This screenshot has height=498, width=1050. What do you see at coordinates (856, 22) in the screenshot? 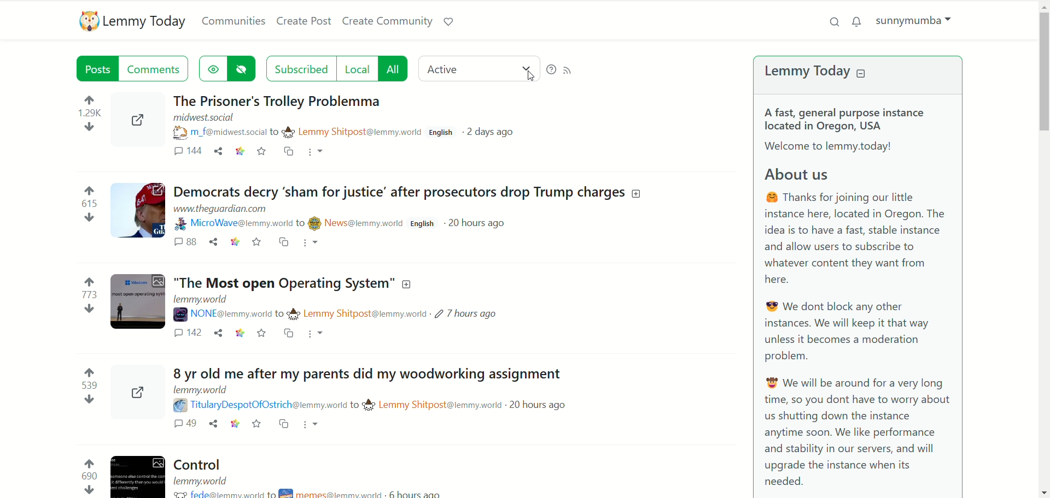
I see `Notifications` at bounding box center [856, 22].